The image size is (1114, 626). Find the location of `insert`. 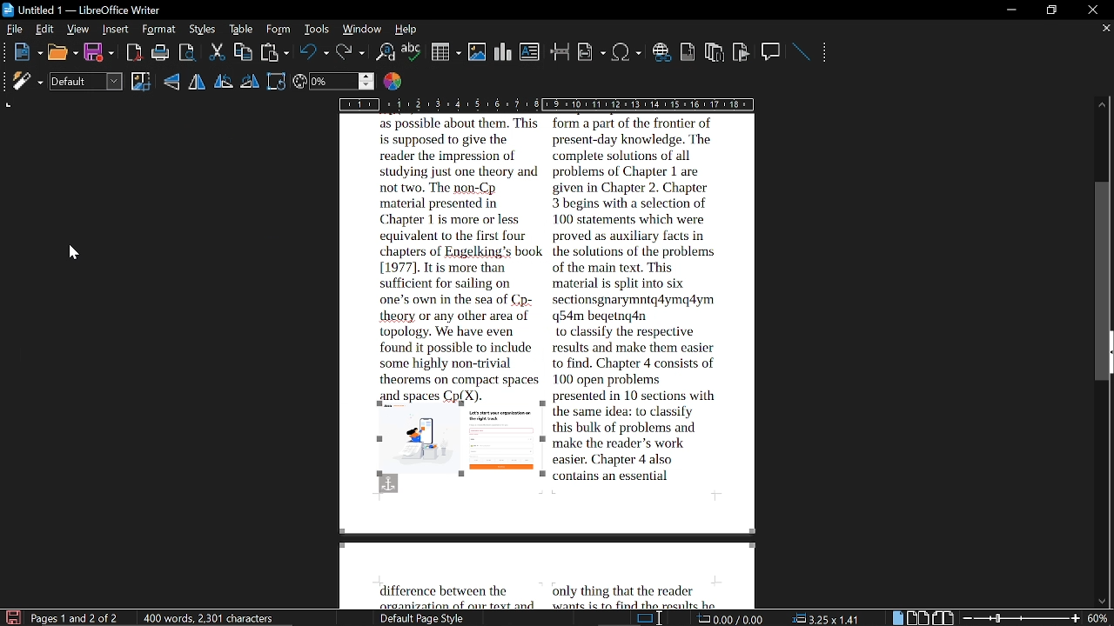

insert is located at coordinates (117, 30).